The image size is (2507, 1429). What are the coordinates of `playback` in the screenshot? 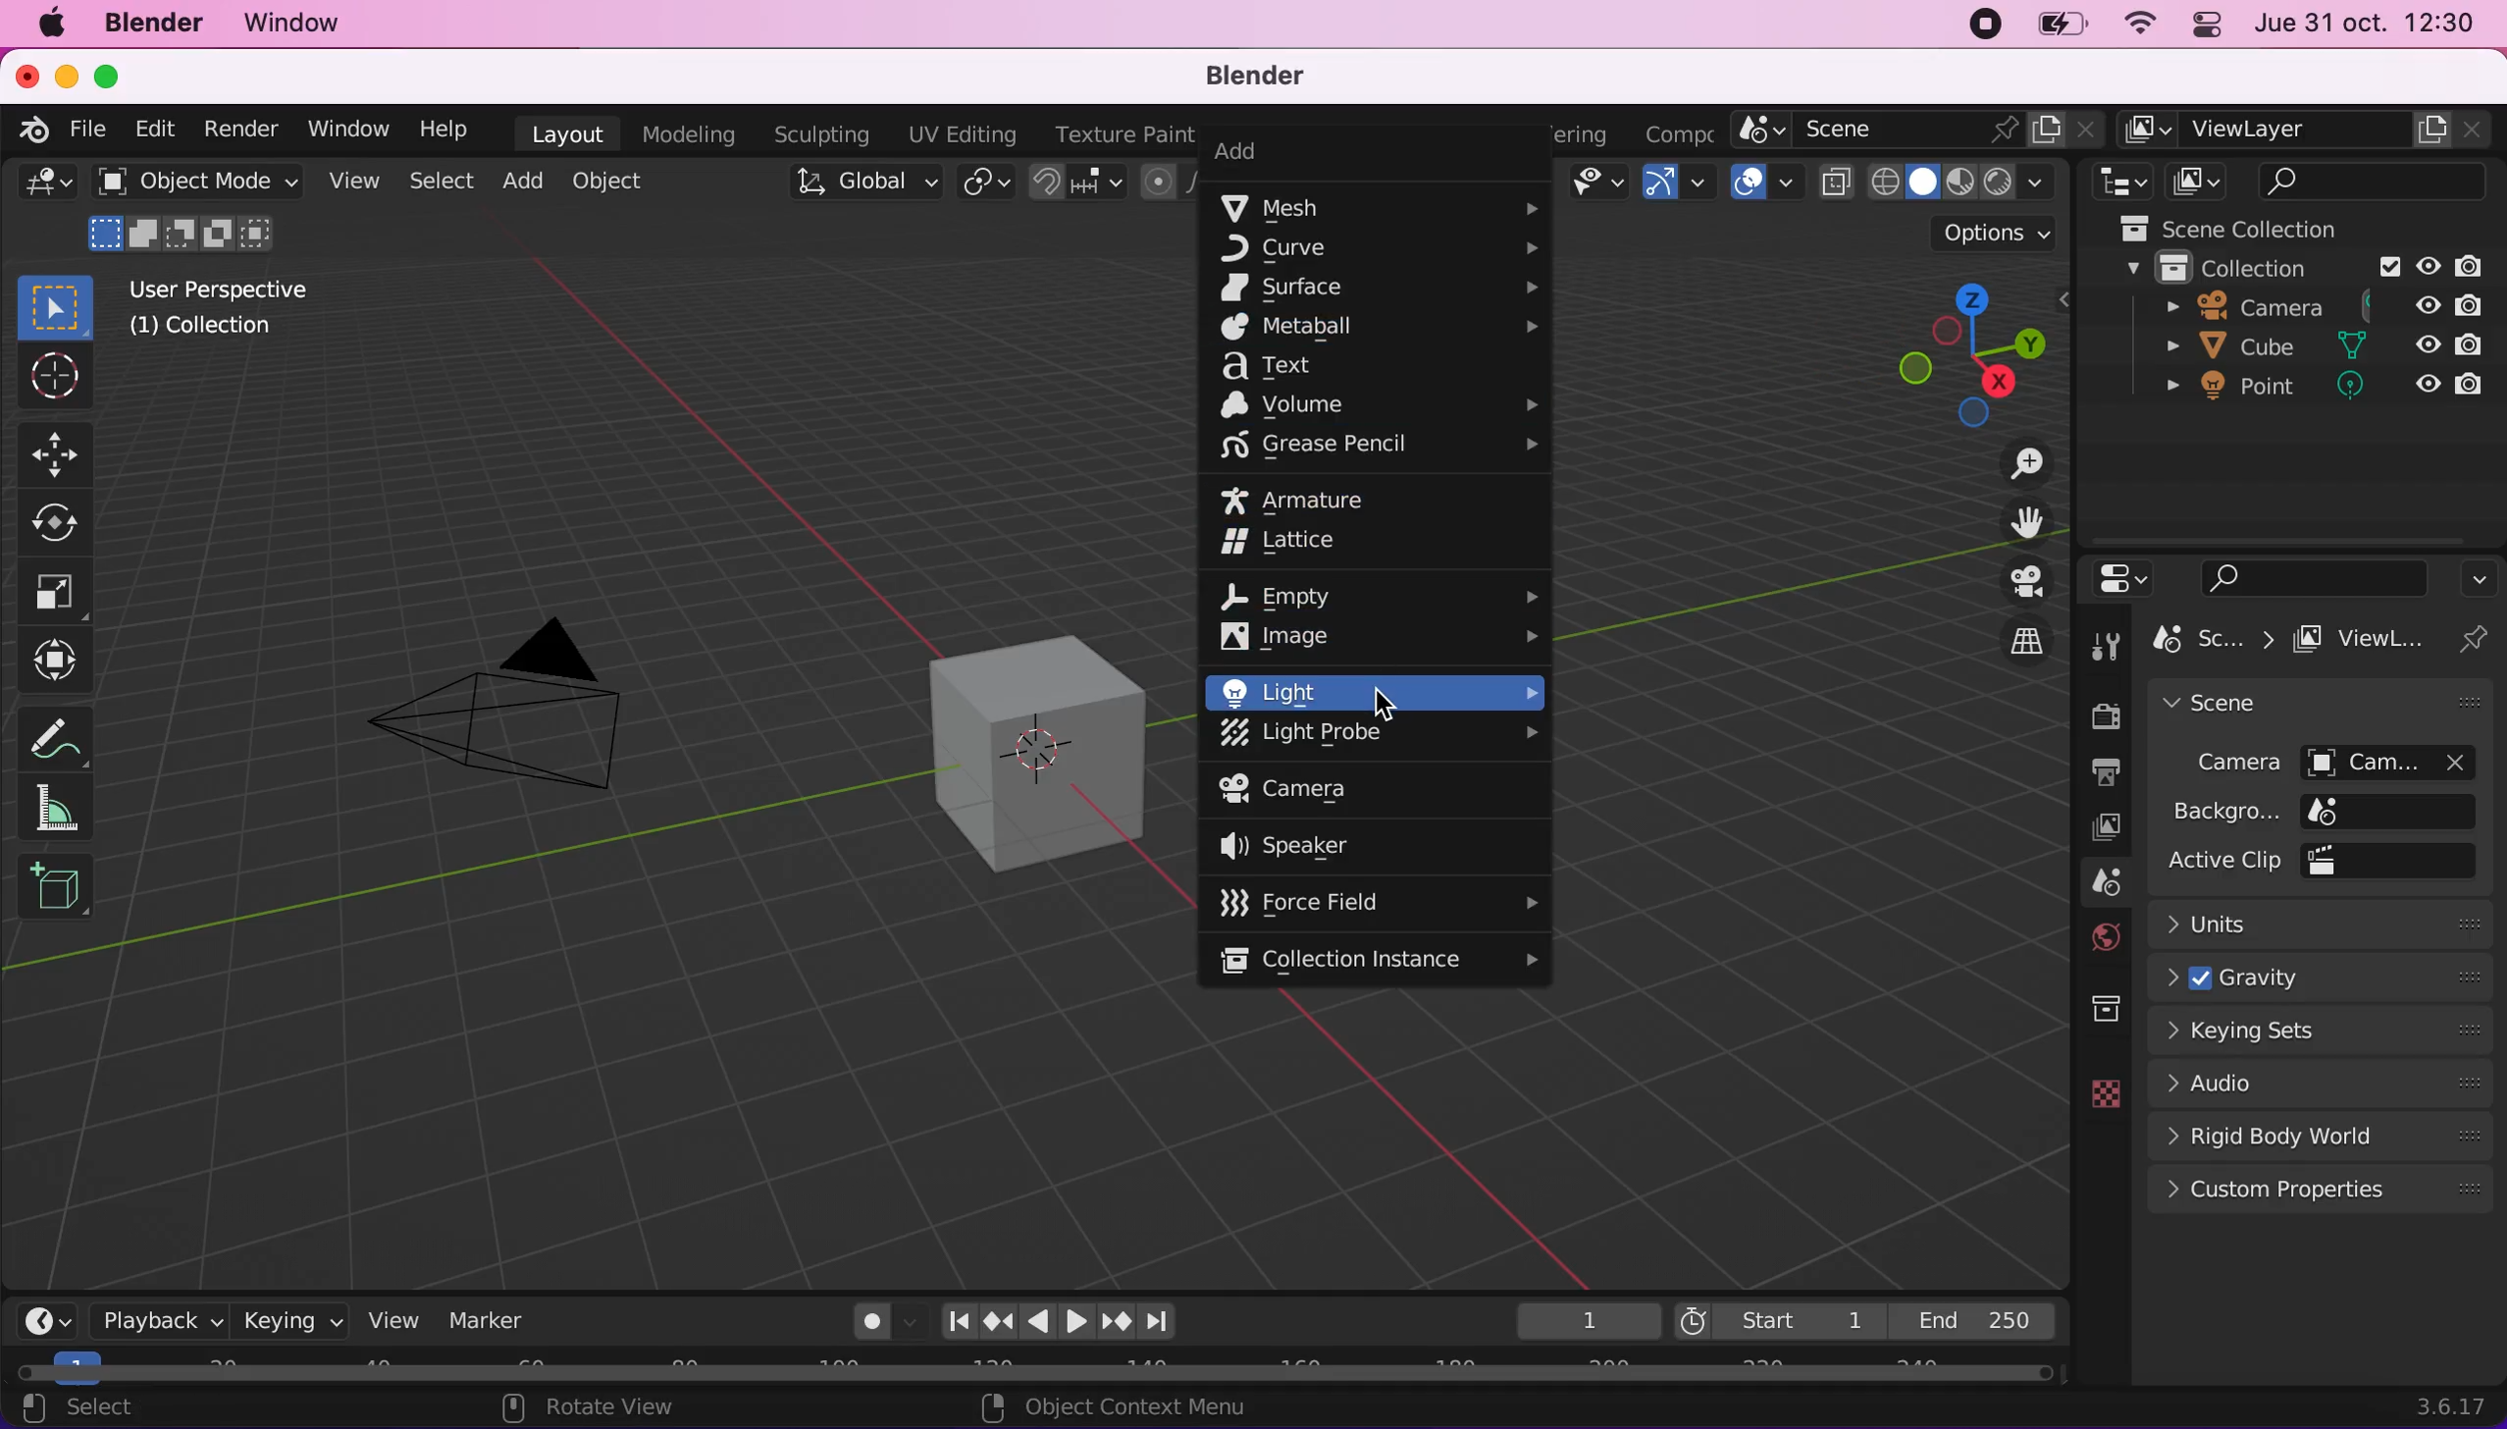 It's located at (149, 1318).